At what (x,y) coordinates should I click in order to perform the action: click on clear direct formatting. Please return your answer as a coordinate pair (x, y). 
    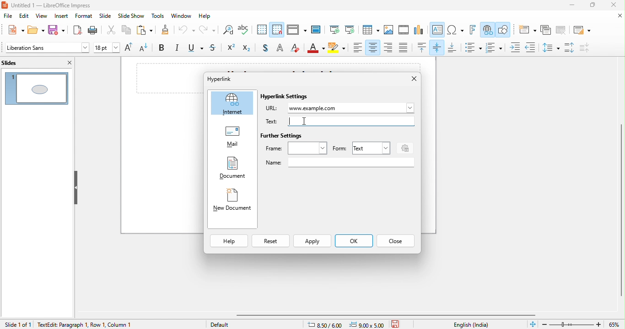
    Looking at the image, I should click on (296, 48).